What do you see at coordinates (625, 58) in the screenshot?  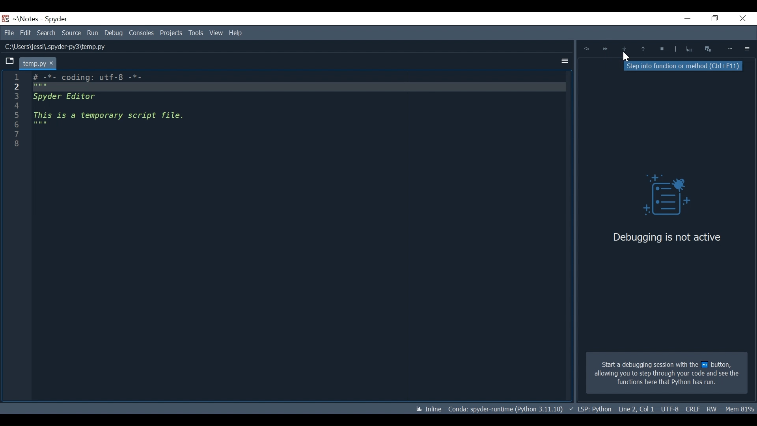 I see `Cursor ` at bounding box center [625, 58].